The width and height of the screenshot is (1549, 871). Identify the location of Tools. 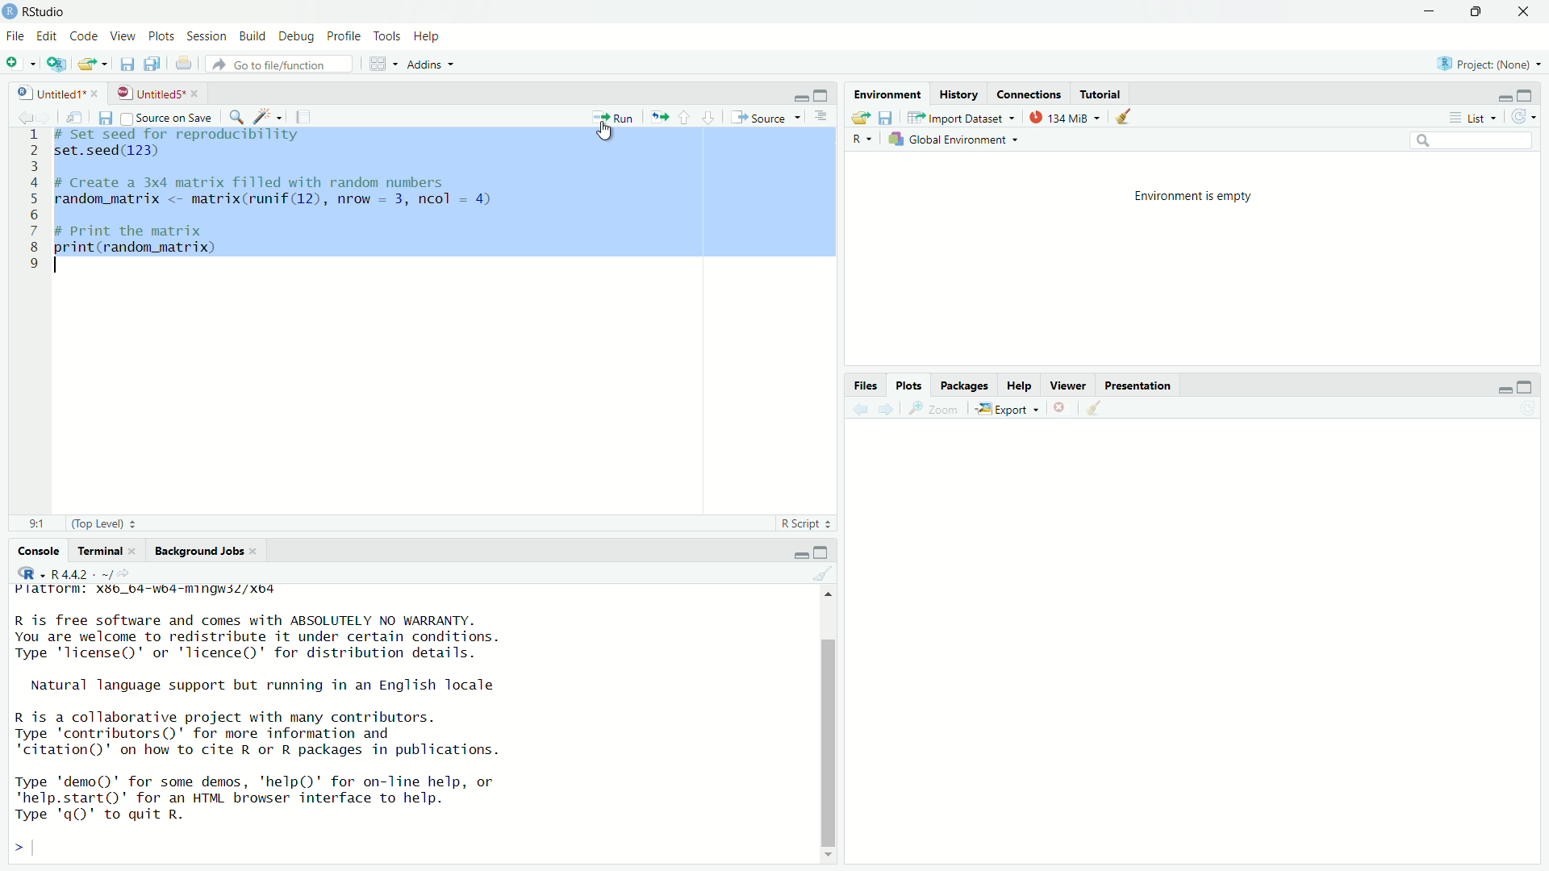
(386, 35).